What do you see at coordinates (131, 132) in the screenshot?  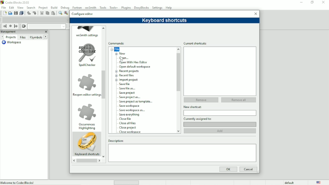 I see `Close workspace` at bounding box center [131, 132].